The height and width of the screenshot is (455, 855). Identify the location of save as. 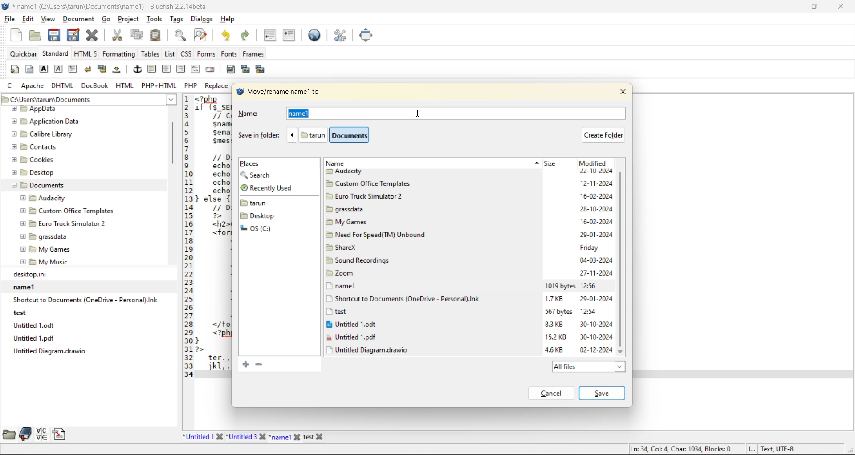
(74, 35).